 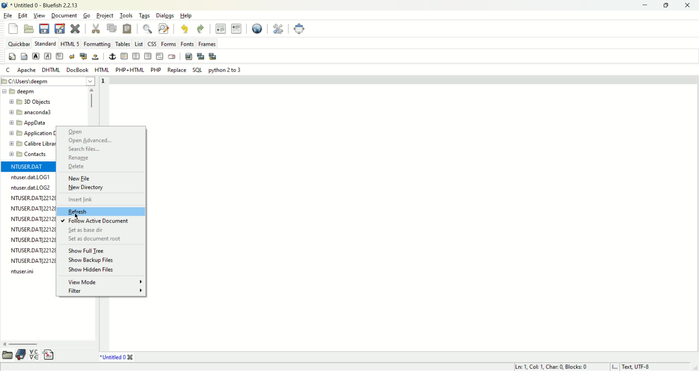 What do you see at coordinates (102, 282) in the screenshot?
I see `view mode` at bounding box center [102, 282].